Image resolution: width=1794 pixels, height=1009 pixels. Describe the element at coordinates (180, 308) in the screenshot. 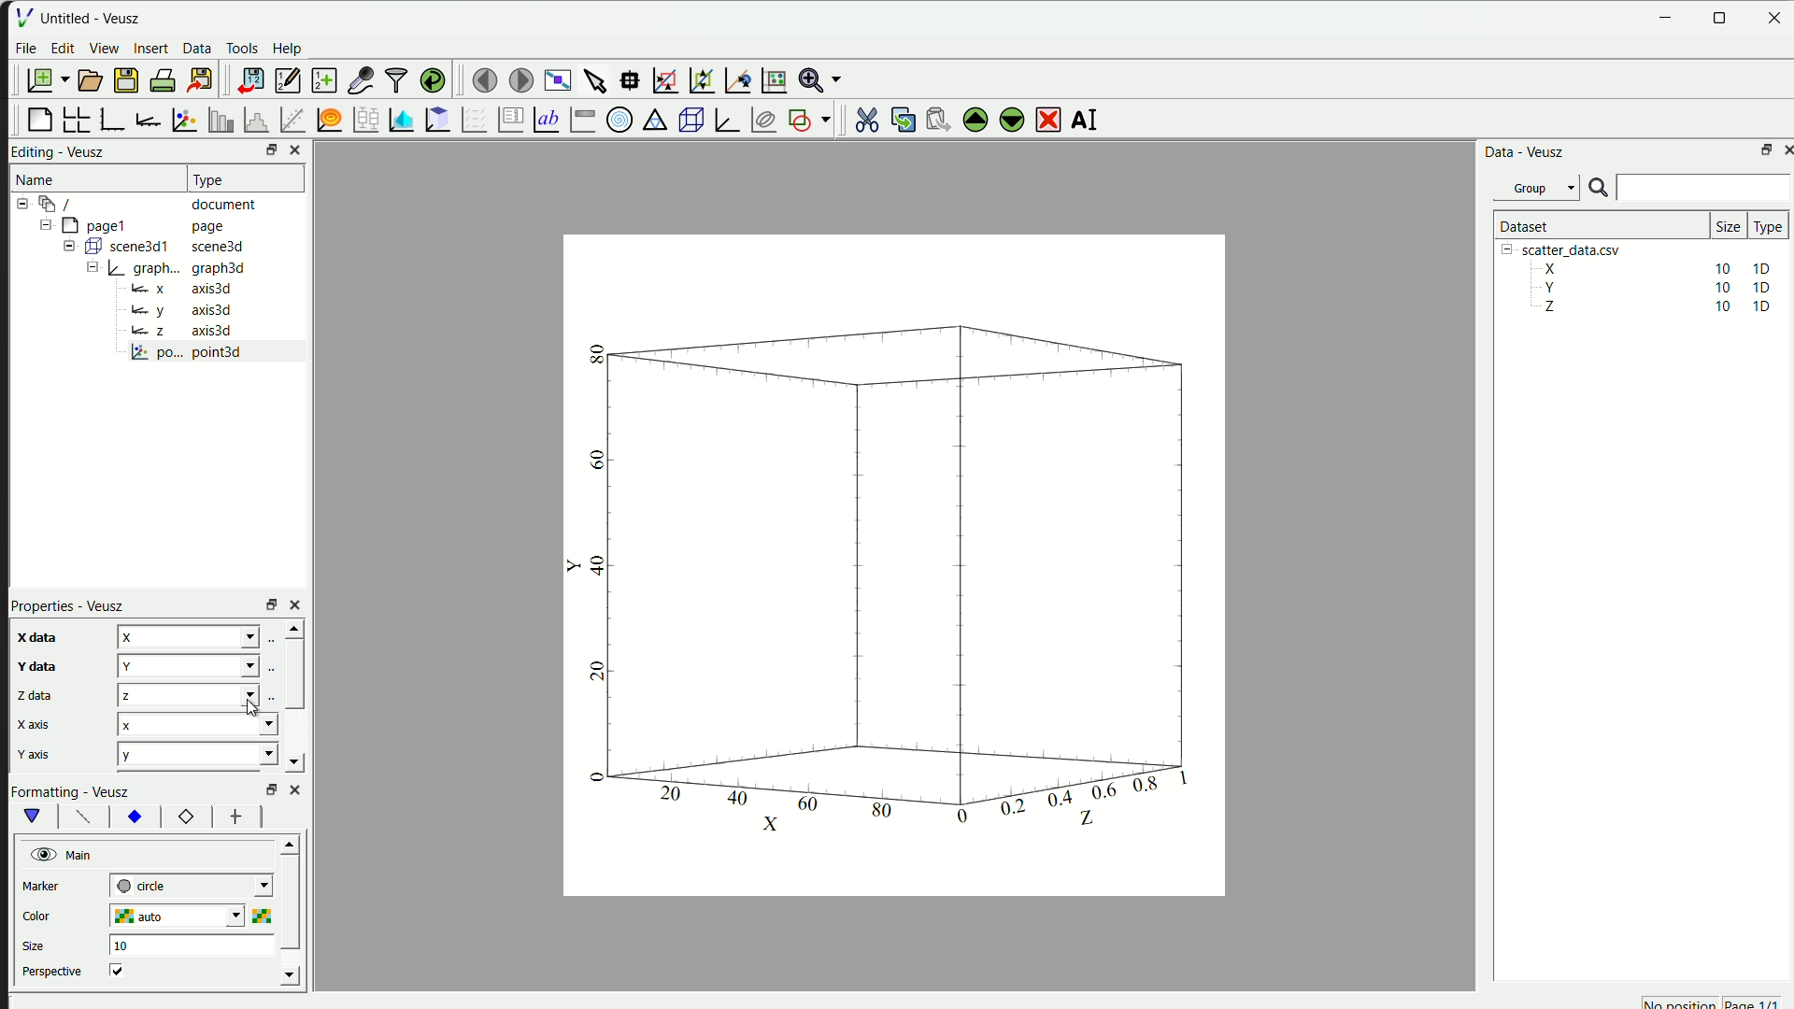

I see `y axis3d` at that location.